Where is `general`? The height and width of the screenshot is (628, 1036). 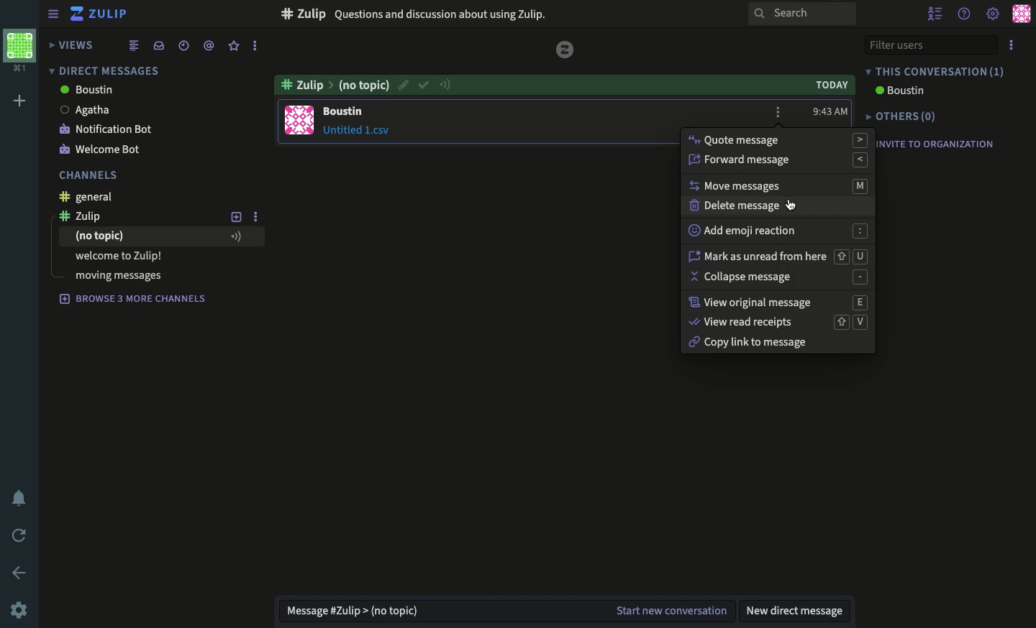 general is located at coordinates (91, 197).